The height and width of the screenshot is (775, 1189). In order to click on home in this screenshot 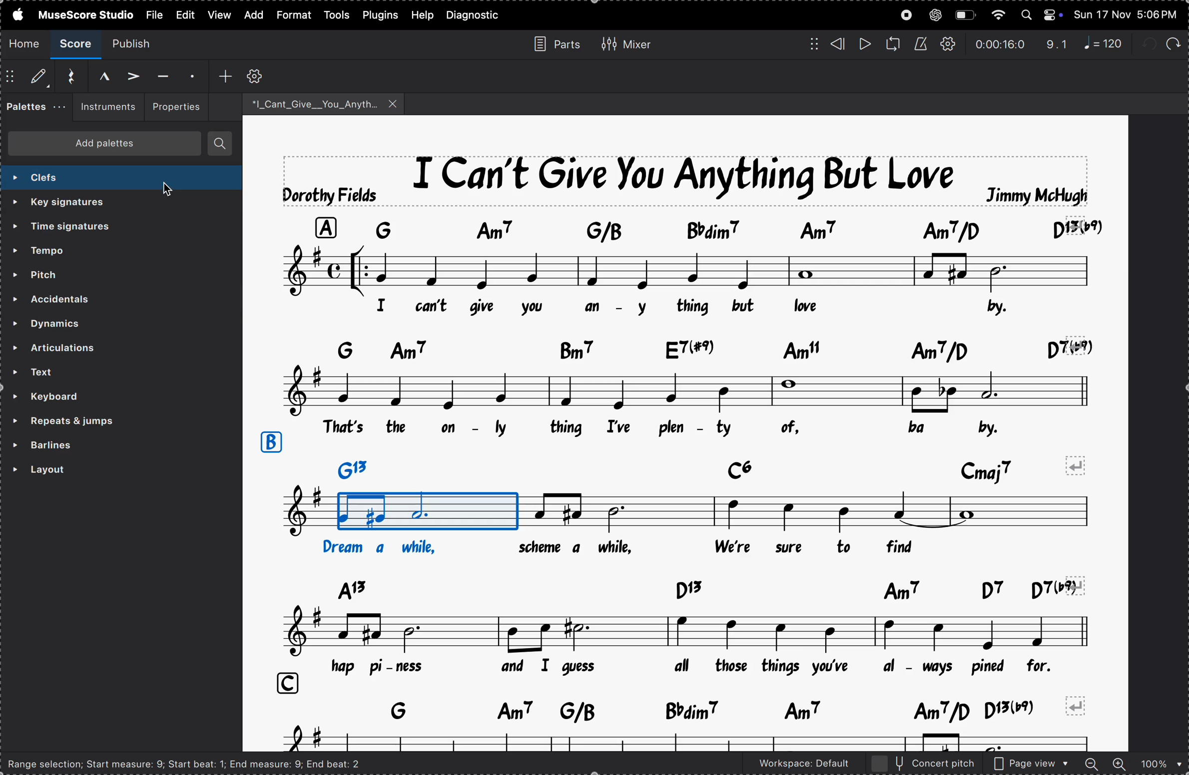, I will do `click(25, 43)`.